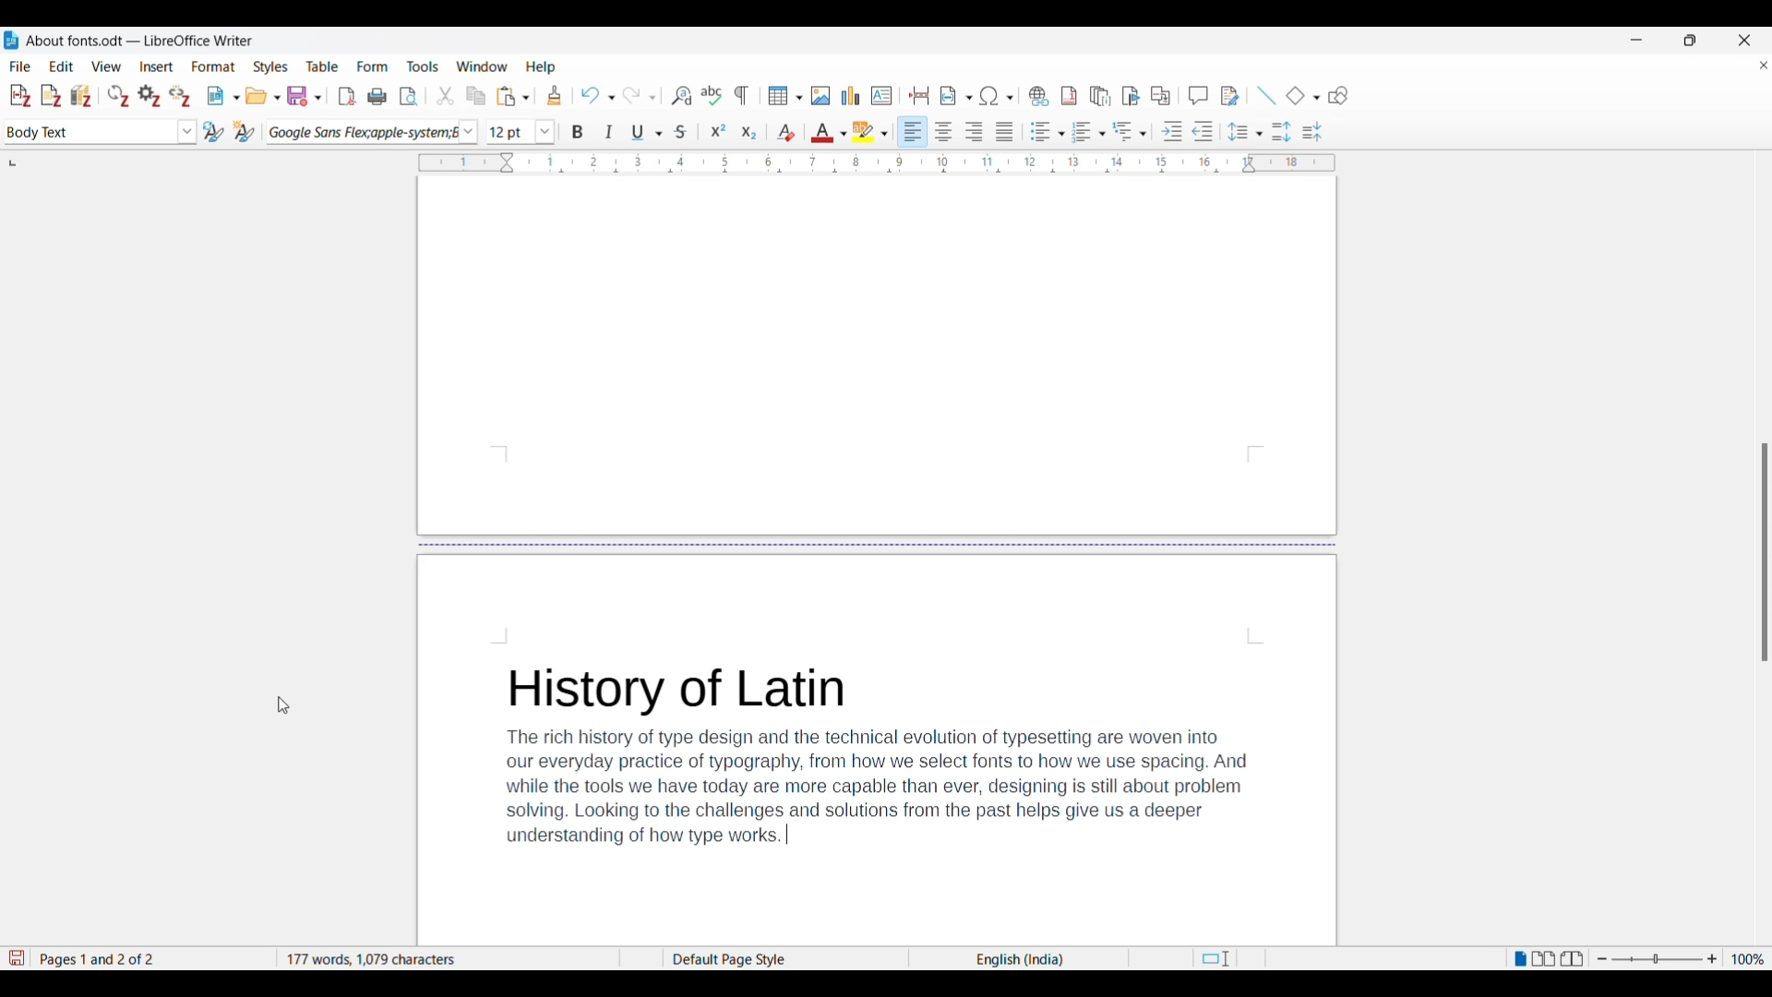 The width and height of the screenshot is (1772, 997). I want to click on Insert graph, so click(852, 95).